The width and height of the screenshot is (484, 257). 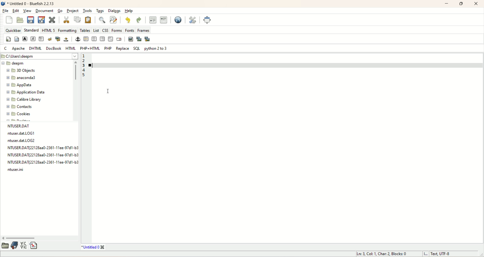 What do you see at coordinates (139, 39) in the screenshot?
I see `insert thumbnail` at bounding box center [139, 39].